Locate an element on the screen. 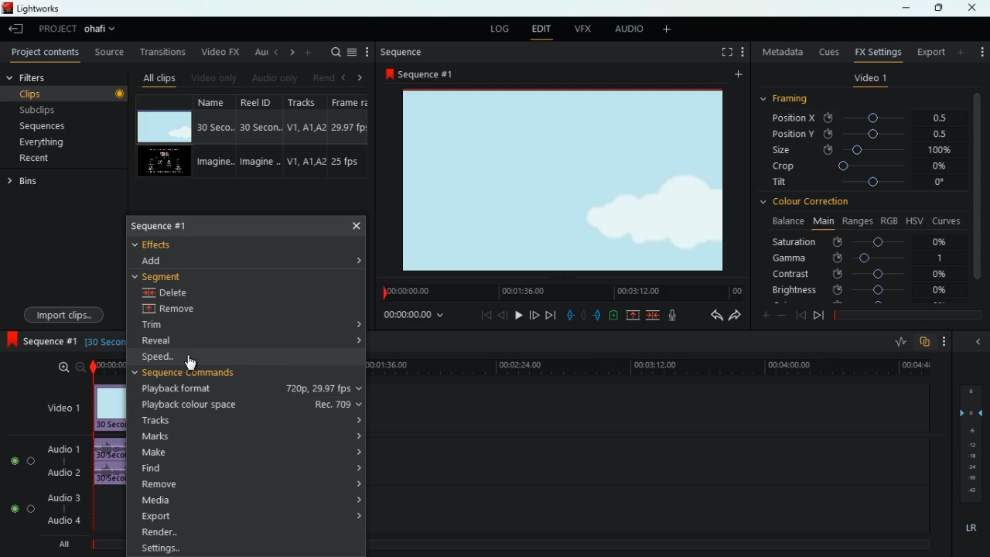 Image resolution: width=990 pixels, height=557 pixels. expand is located at coordinates (357, 499).